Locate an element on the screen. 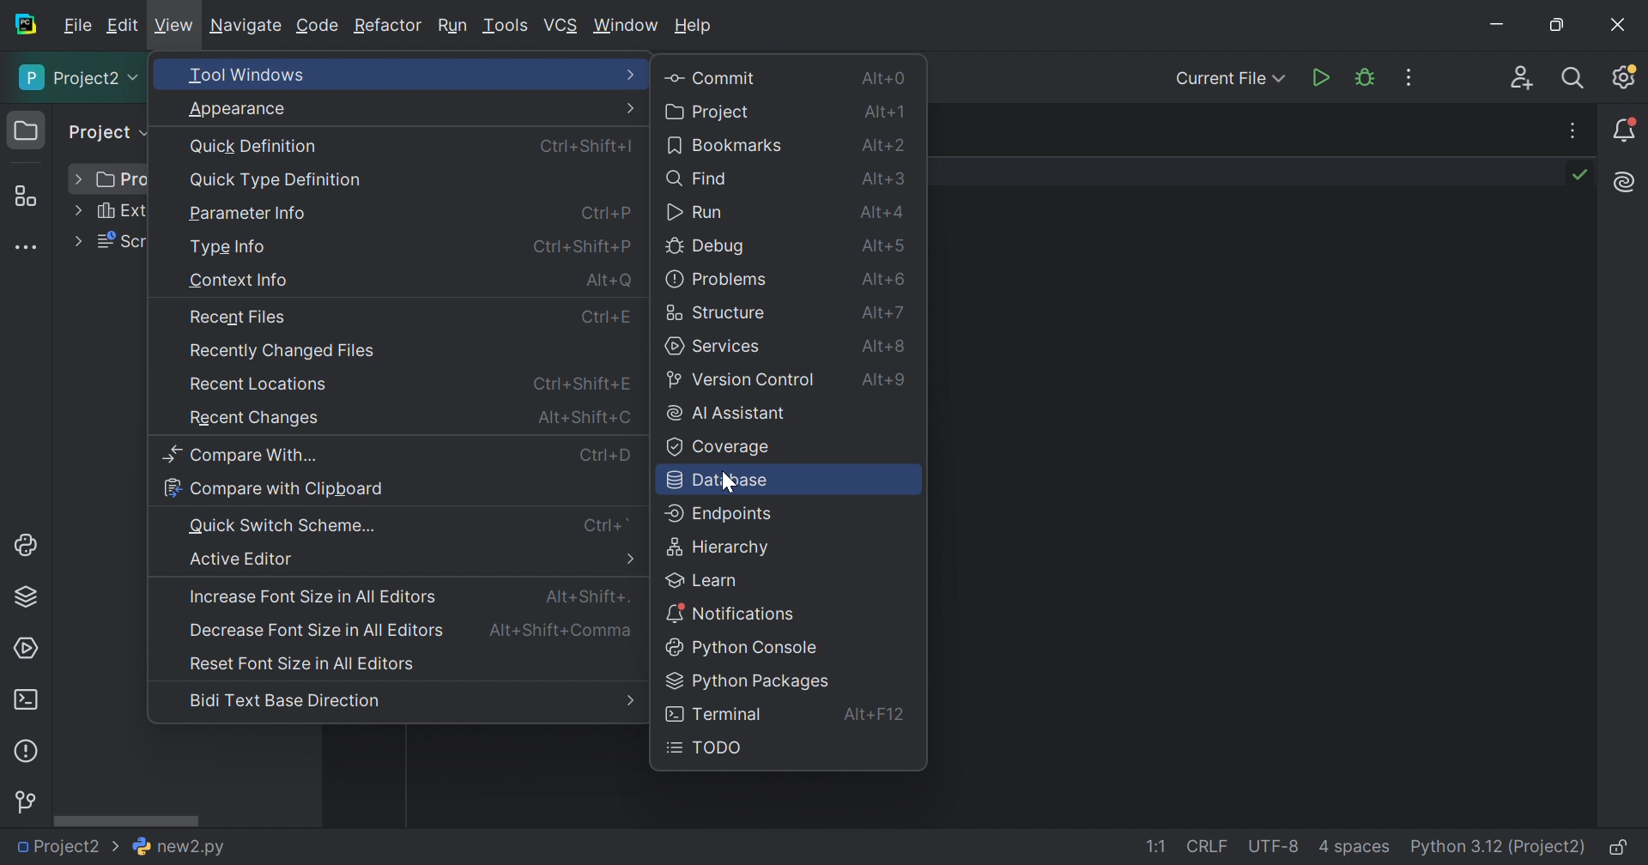 The image size is (1648, 865). Notifications is located at coordinates (734, 614).